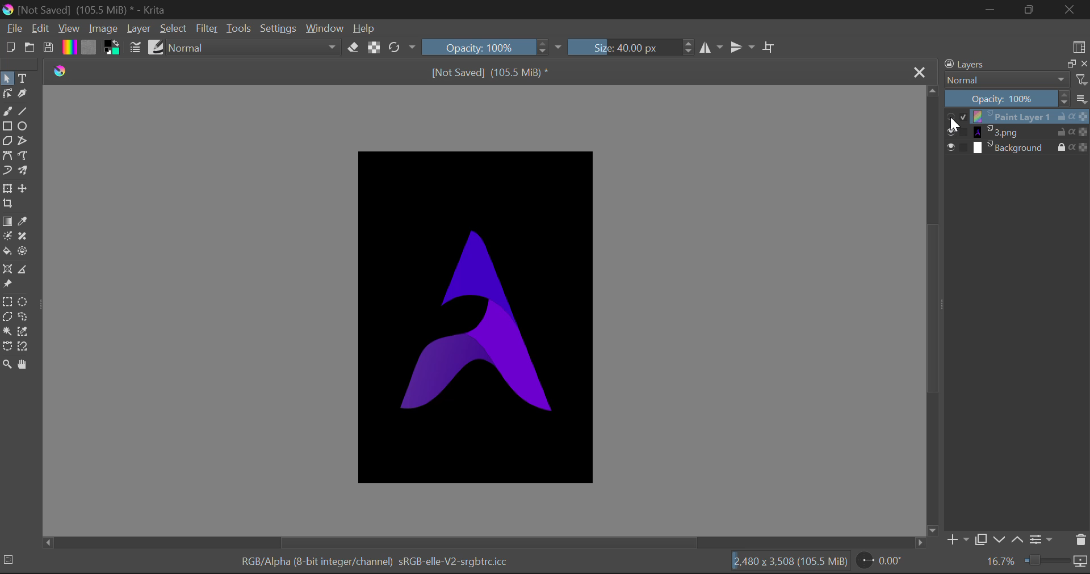 This screenshot has width=1090, height=574. I want to click on Dynamic Brush Tool, so click(7, 170).